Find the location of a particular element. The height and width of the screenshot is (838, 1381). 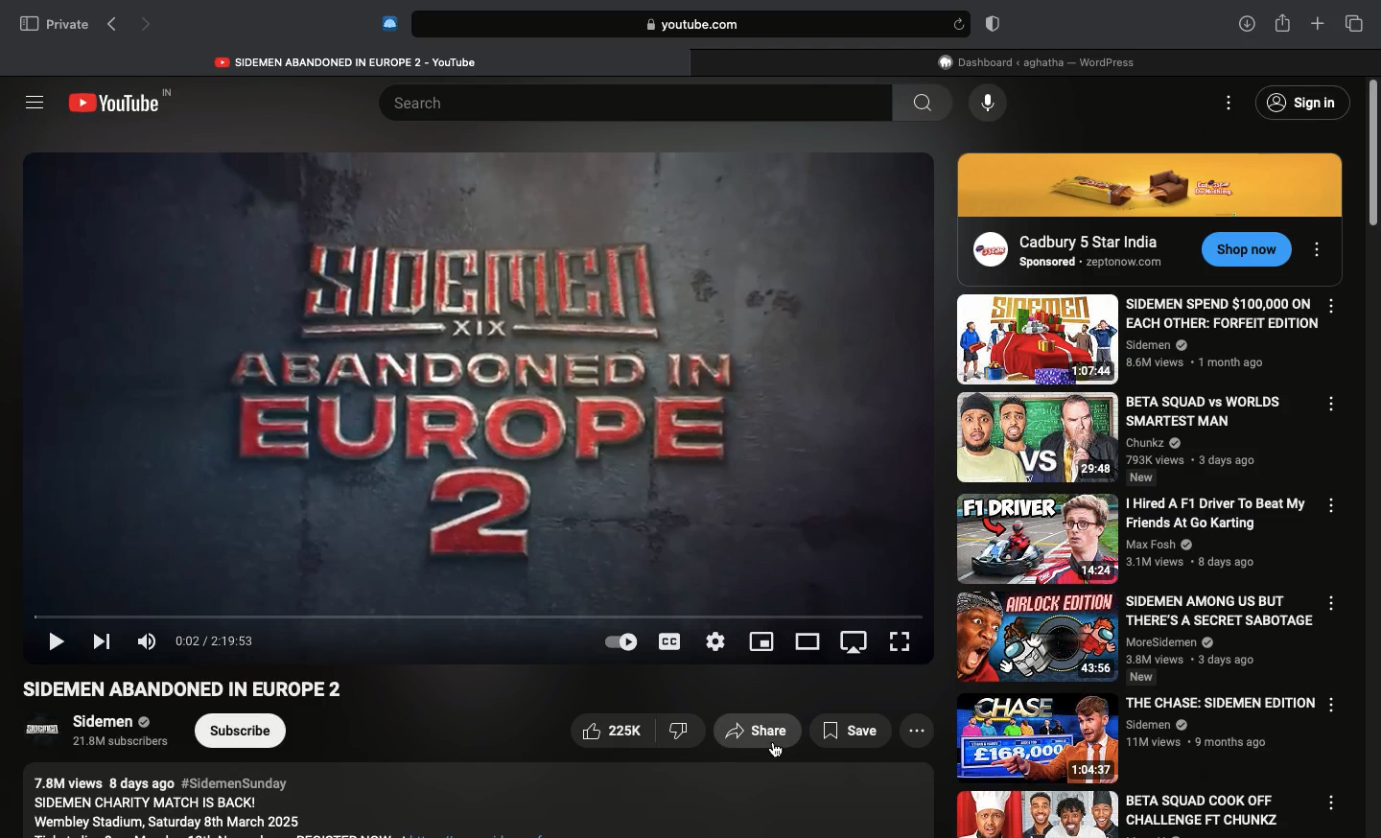

Screen orientation is located at coordinates (857, 645).